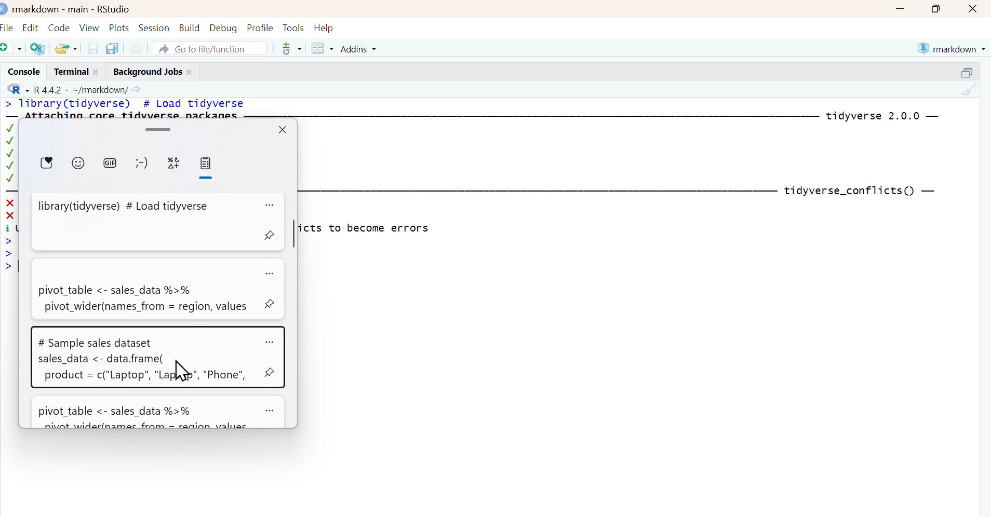  What do you see at coordinates (191, 71) in the screenshot?
I see `close` at bounding box center [191, 71].